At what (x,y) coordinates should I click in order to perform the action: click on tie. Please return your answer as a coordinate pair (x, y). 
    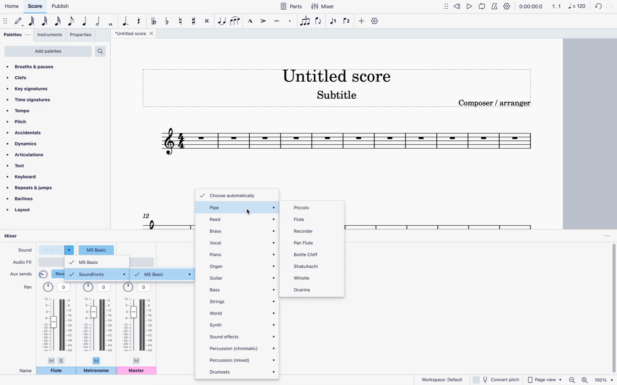
    Looking at the image, I should click on (223, 21).